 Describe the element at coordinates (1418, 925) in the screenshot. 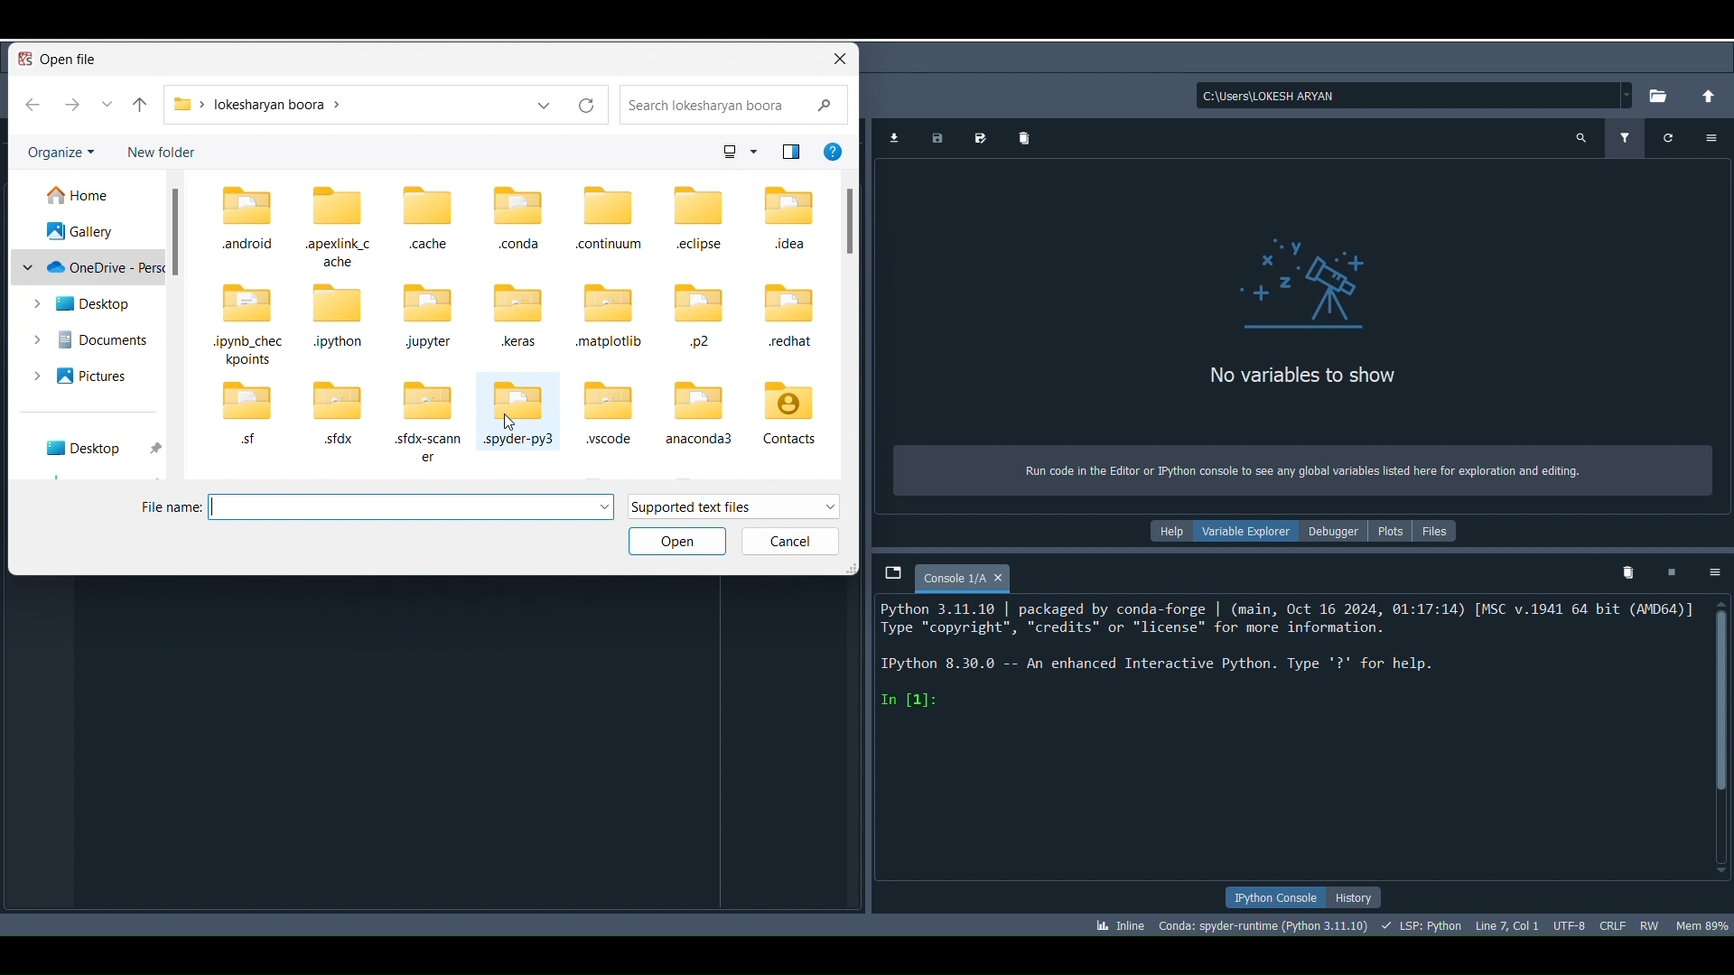

I see `Completions, linting, code folding and symbols status` at that location.